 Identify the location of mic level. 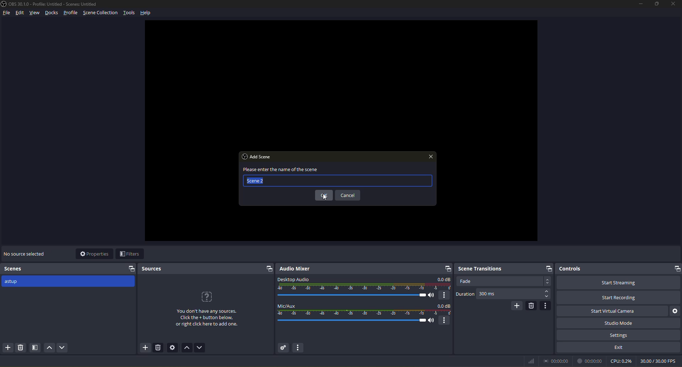
(365, 312).